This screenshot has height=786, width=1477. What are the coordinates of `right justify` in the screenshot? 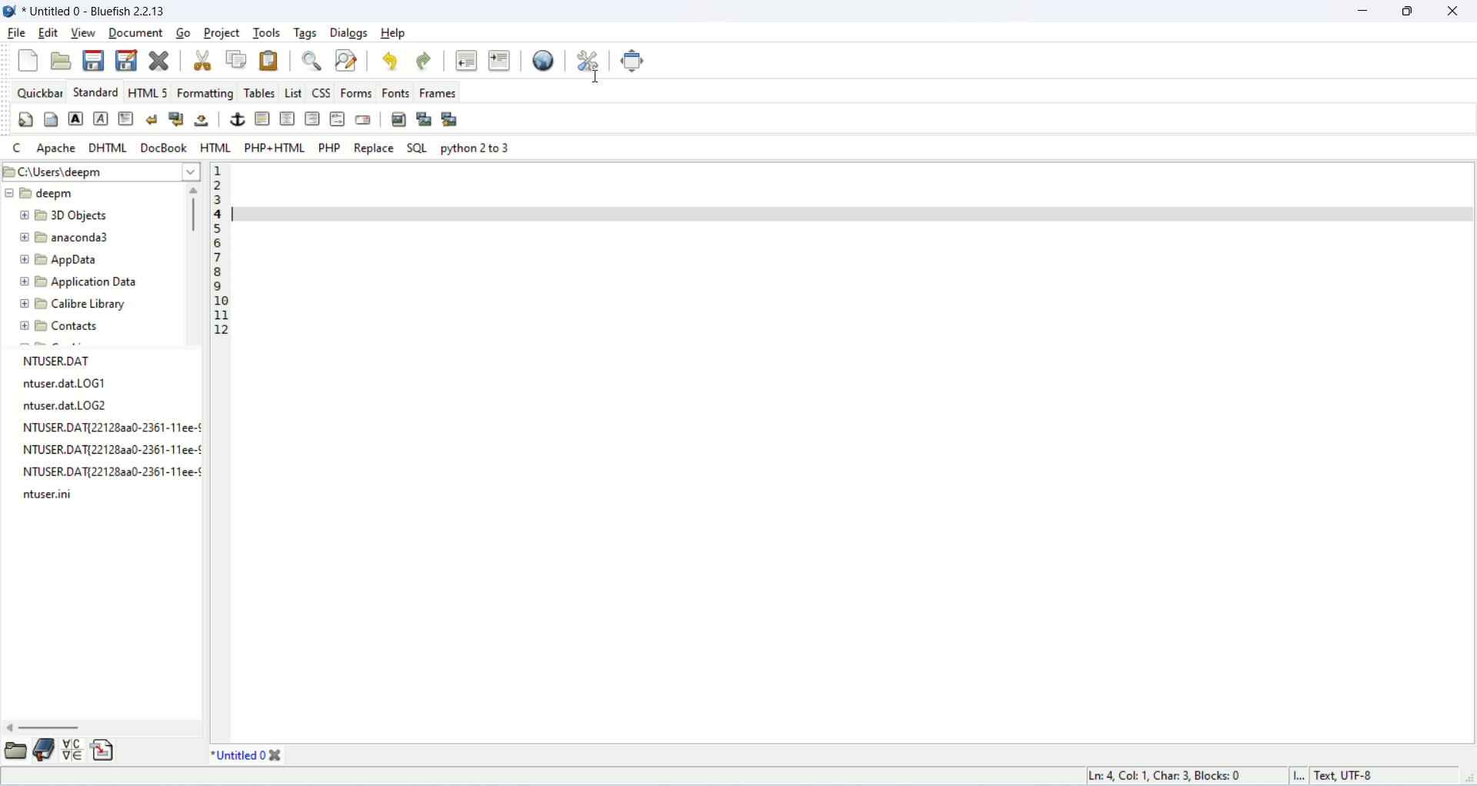 It's located at (314, 119).